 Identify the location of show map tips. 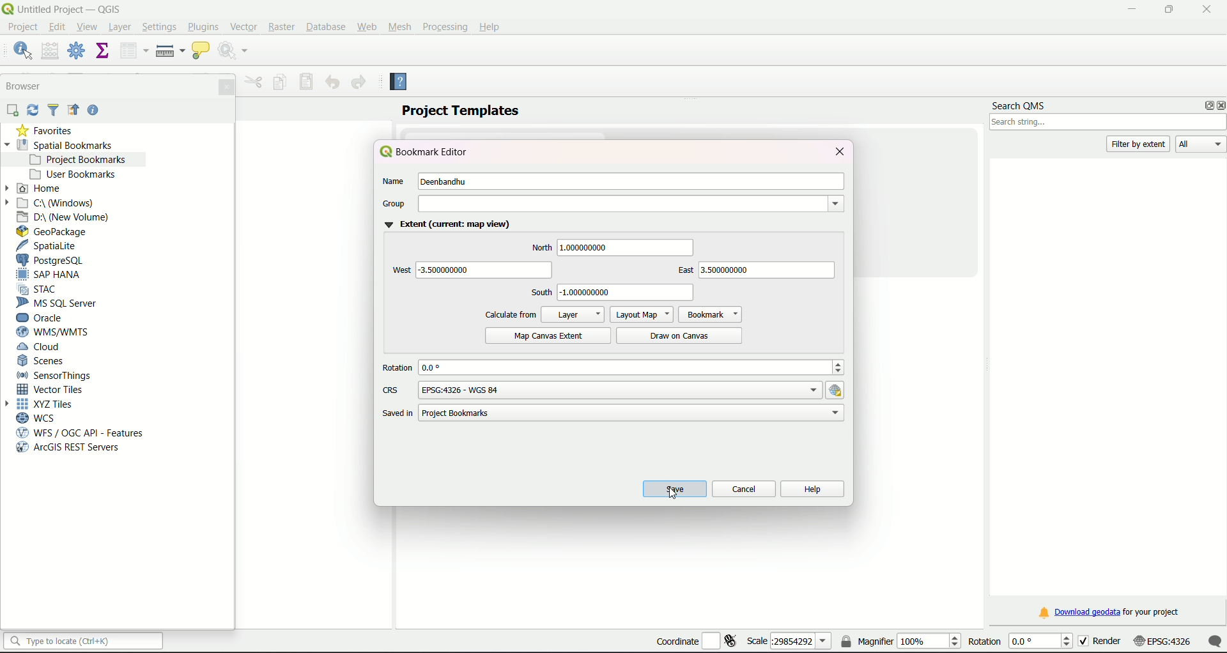
(201, 51).